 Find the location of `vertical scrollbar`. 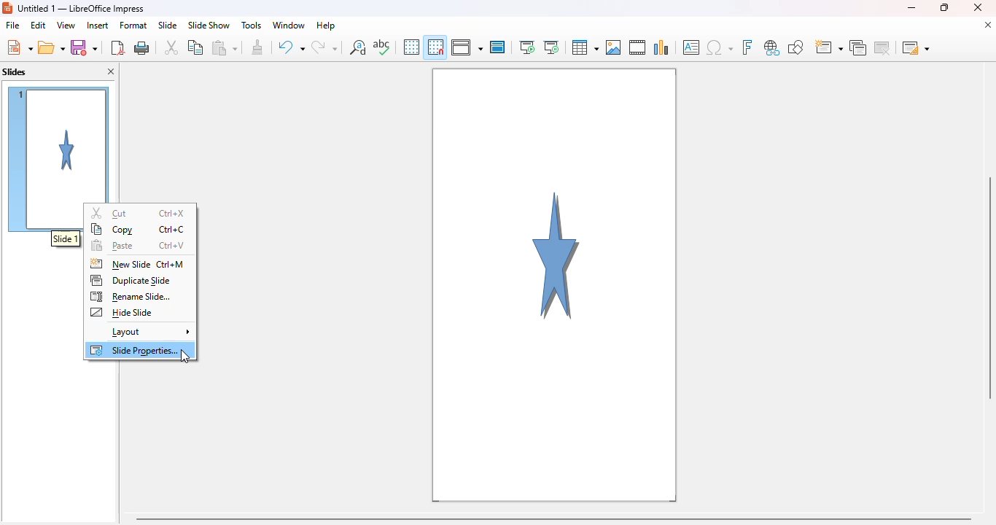

vertical scrollbar is located at coordinates (989, 287).